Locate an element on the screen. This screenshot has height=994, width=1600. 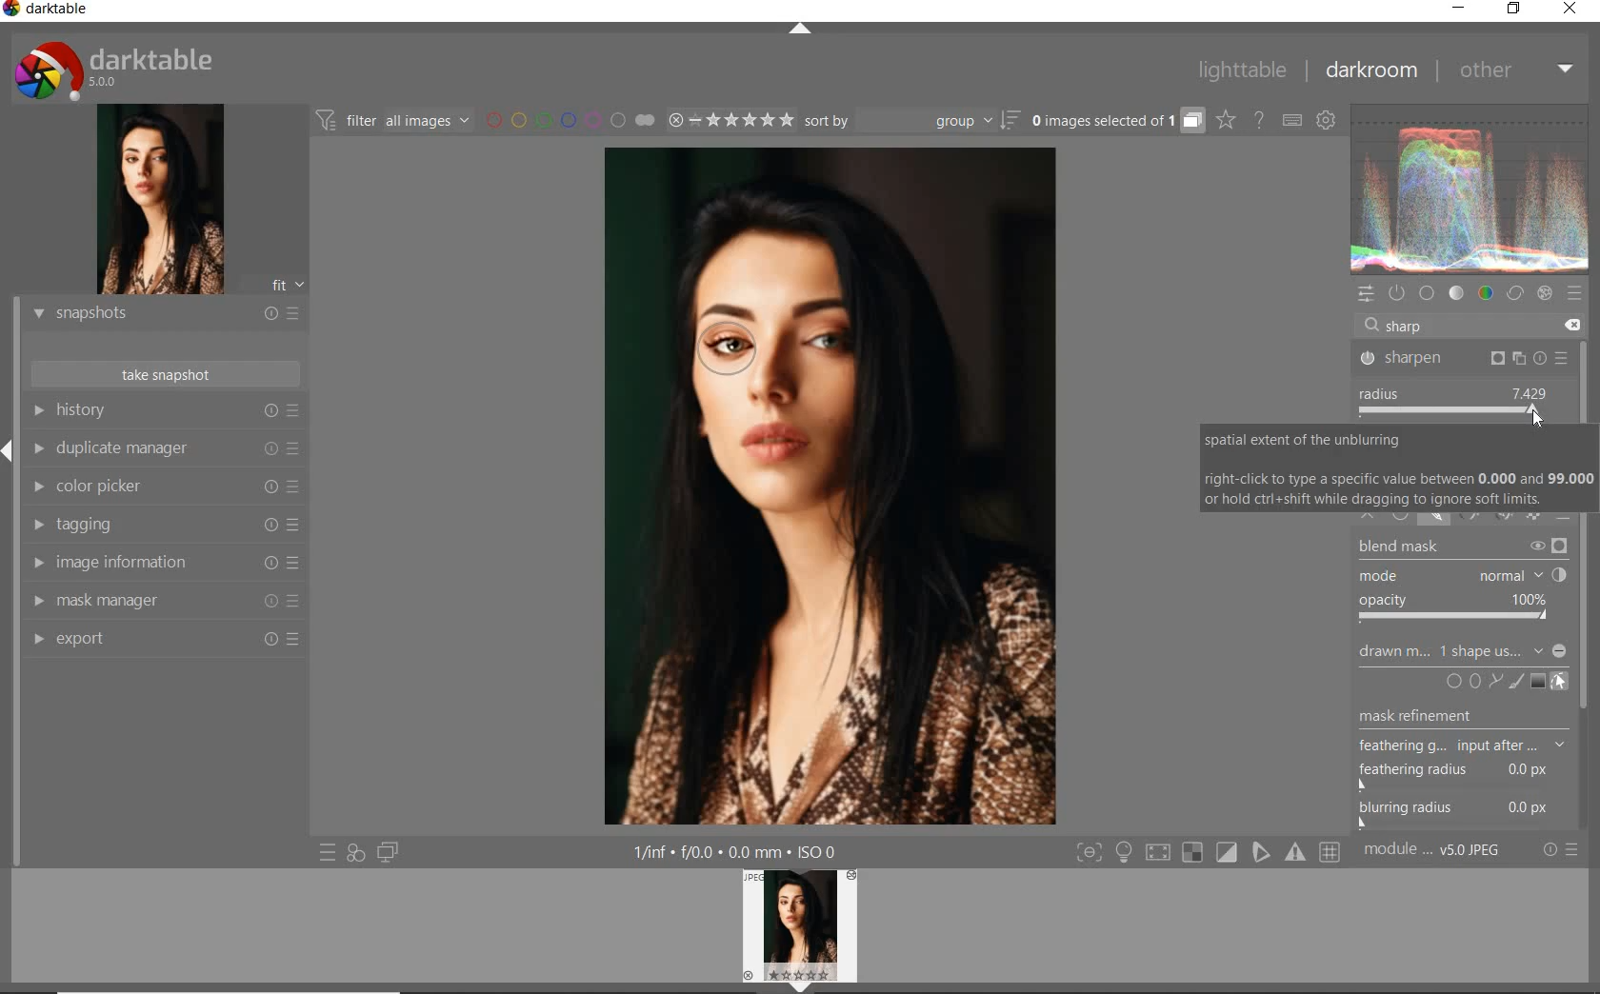
dropdown is located at coordinates (1538, 650).